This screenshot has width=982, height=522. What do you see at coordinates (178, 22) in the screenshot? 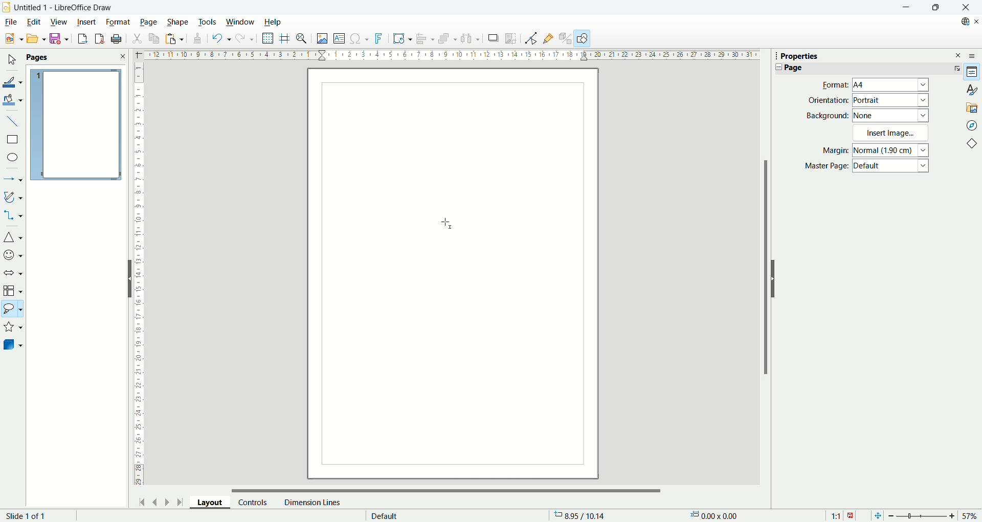
I see `shape` at bounding box center [178, 22].